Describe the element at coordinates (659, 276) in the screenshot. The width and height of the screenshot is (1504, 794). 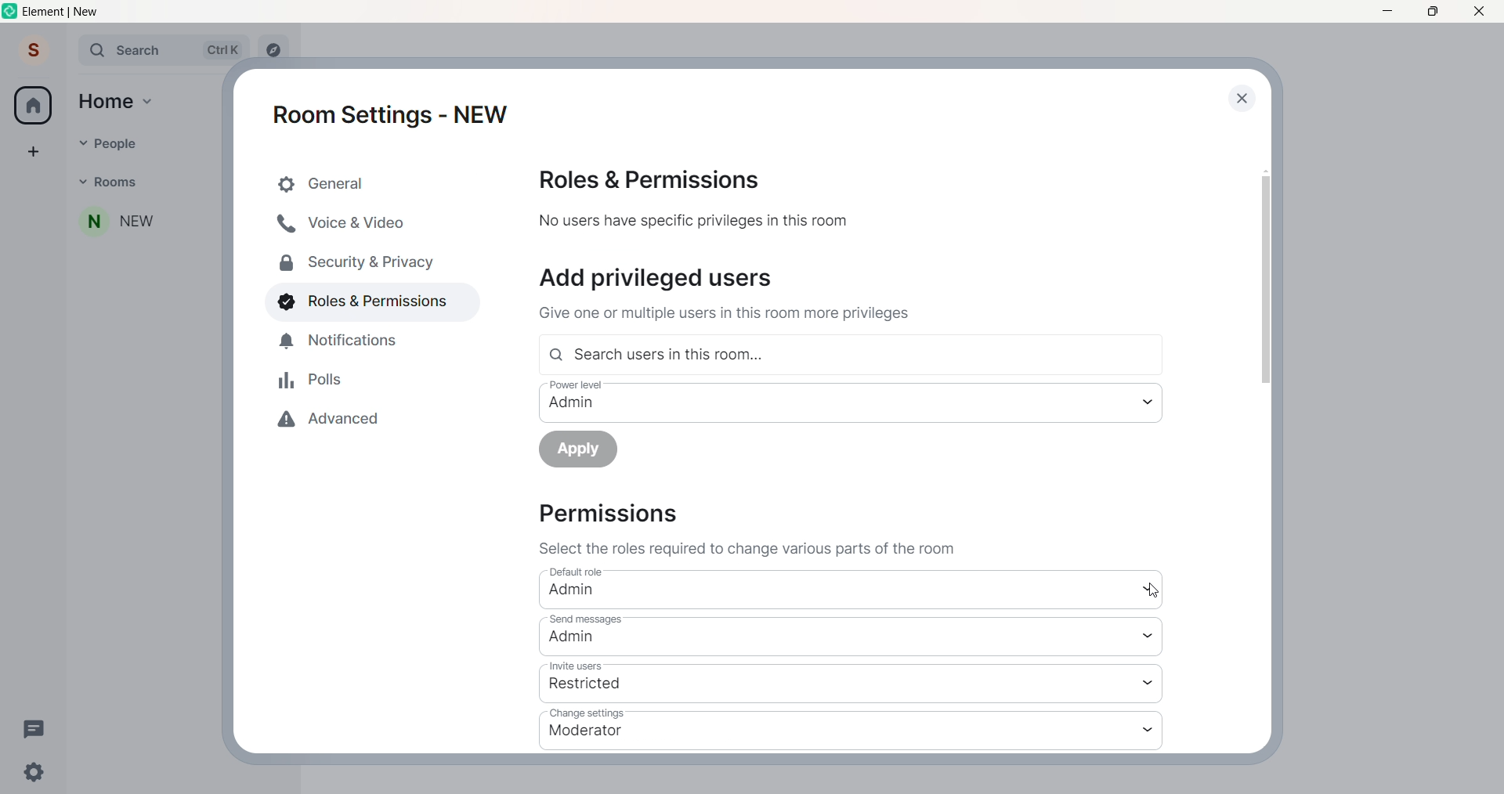
I see `add users` at that location.